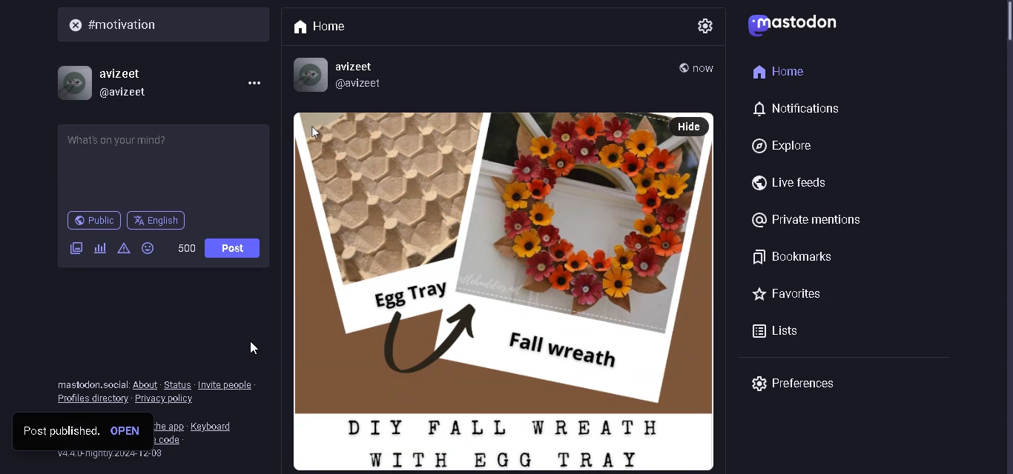  Describe the element at coordinates (785, 294) in the screenshot. I see `favorites` at that location.